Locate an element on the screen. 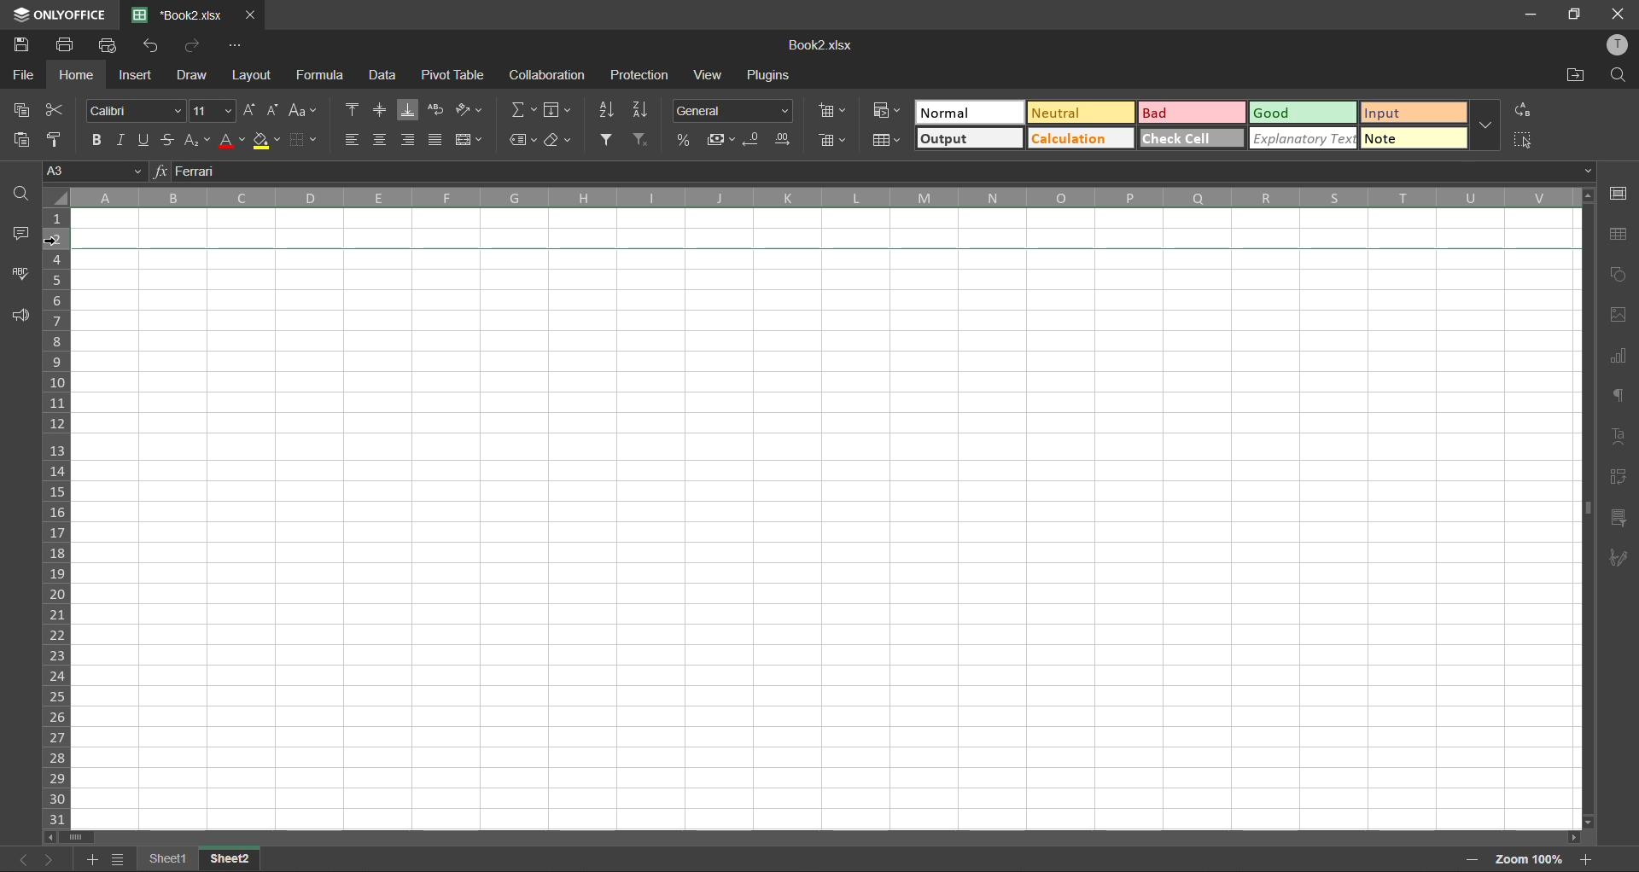 Image resolution: width=1639 pixels, height=872 pixels. sort descending is located at coordinates (644, 111).